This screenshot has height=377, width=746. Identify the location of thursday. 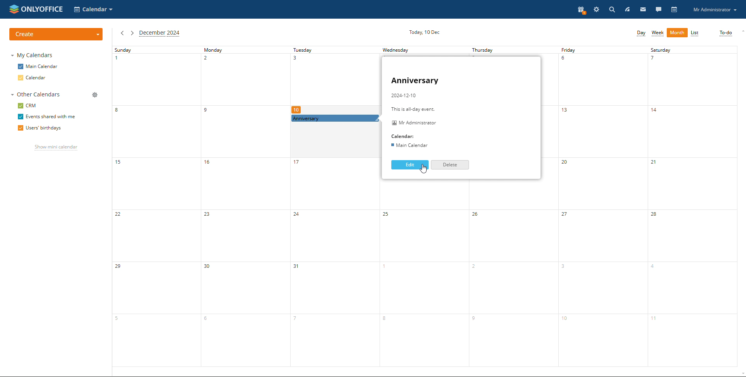
(512, 273).